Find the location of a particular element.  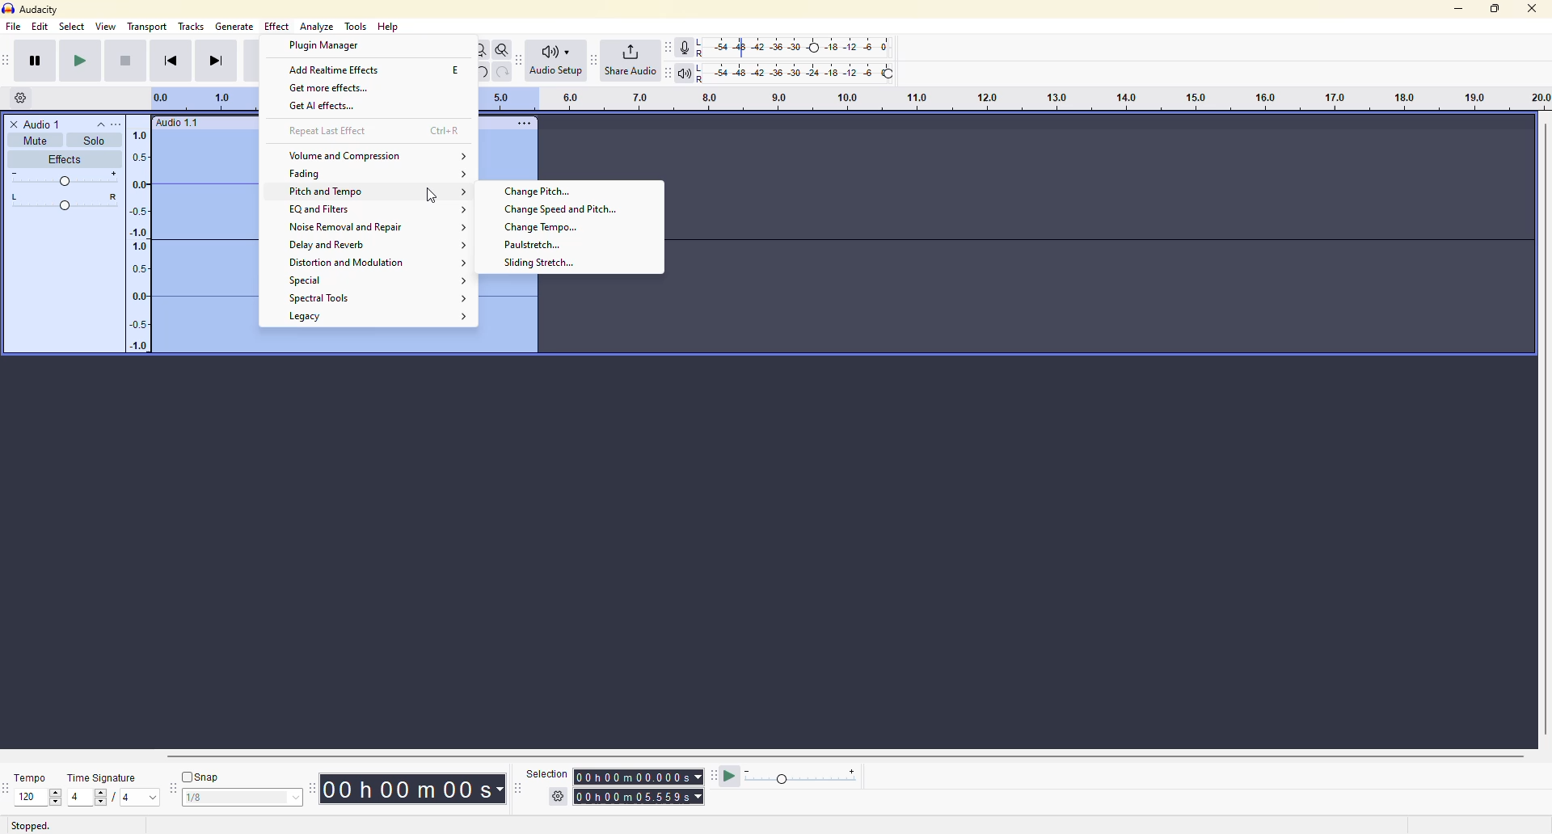

effect is located at coordinates (278, 26).